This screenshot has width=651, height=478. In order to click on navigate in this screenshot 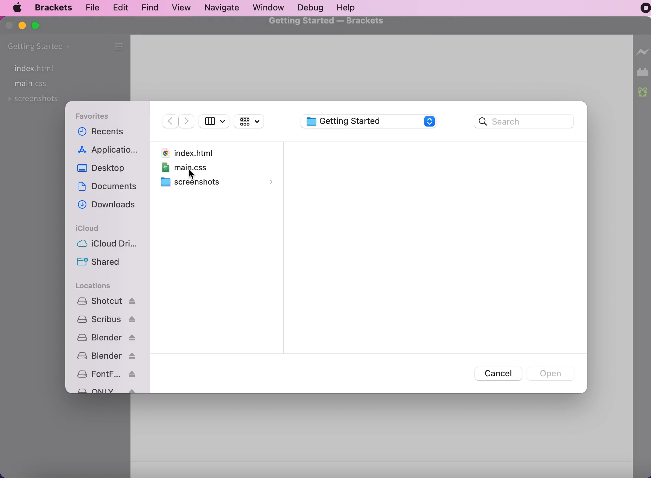, I will do `click(225, 8)`.